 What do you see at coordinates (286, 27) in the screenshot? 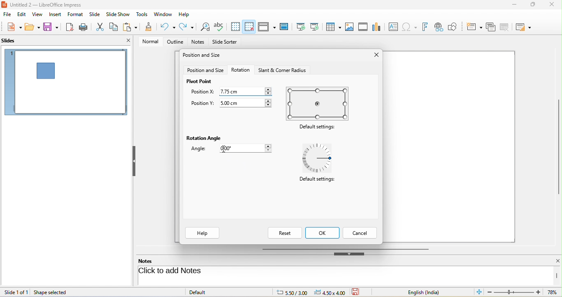
I see `master slide` at bounding box center [286, 27].